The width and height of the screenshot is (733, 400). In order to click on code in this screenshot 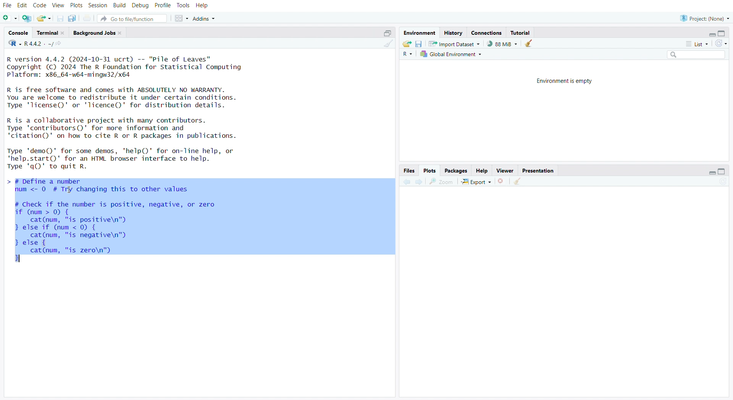, I will do `click(40, 5)`.